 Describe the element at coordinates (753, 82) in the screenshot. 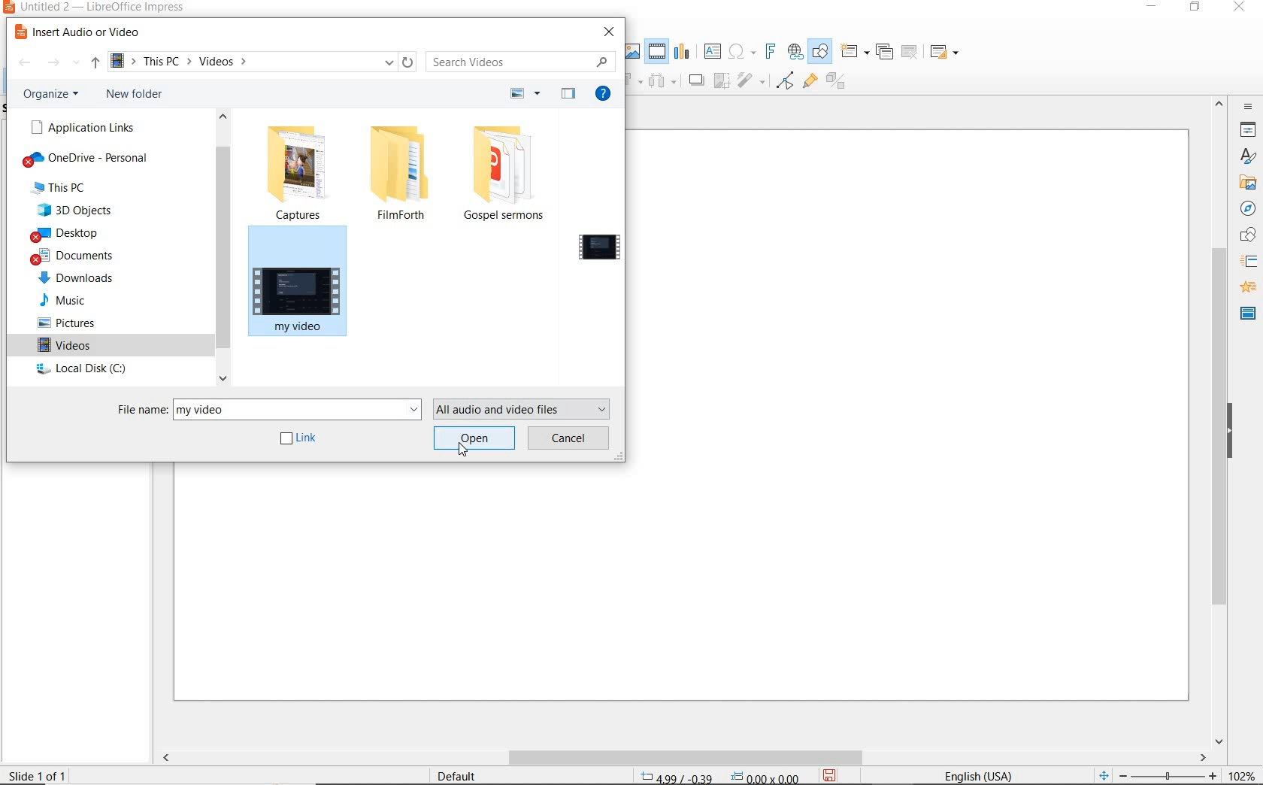

I see `icon` at that location.